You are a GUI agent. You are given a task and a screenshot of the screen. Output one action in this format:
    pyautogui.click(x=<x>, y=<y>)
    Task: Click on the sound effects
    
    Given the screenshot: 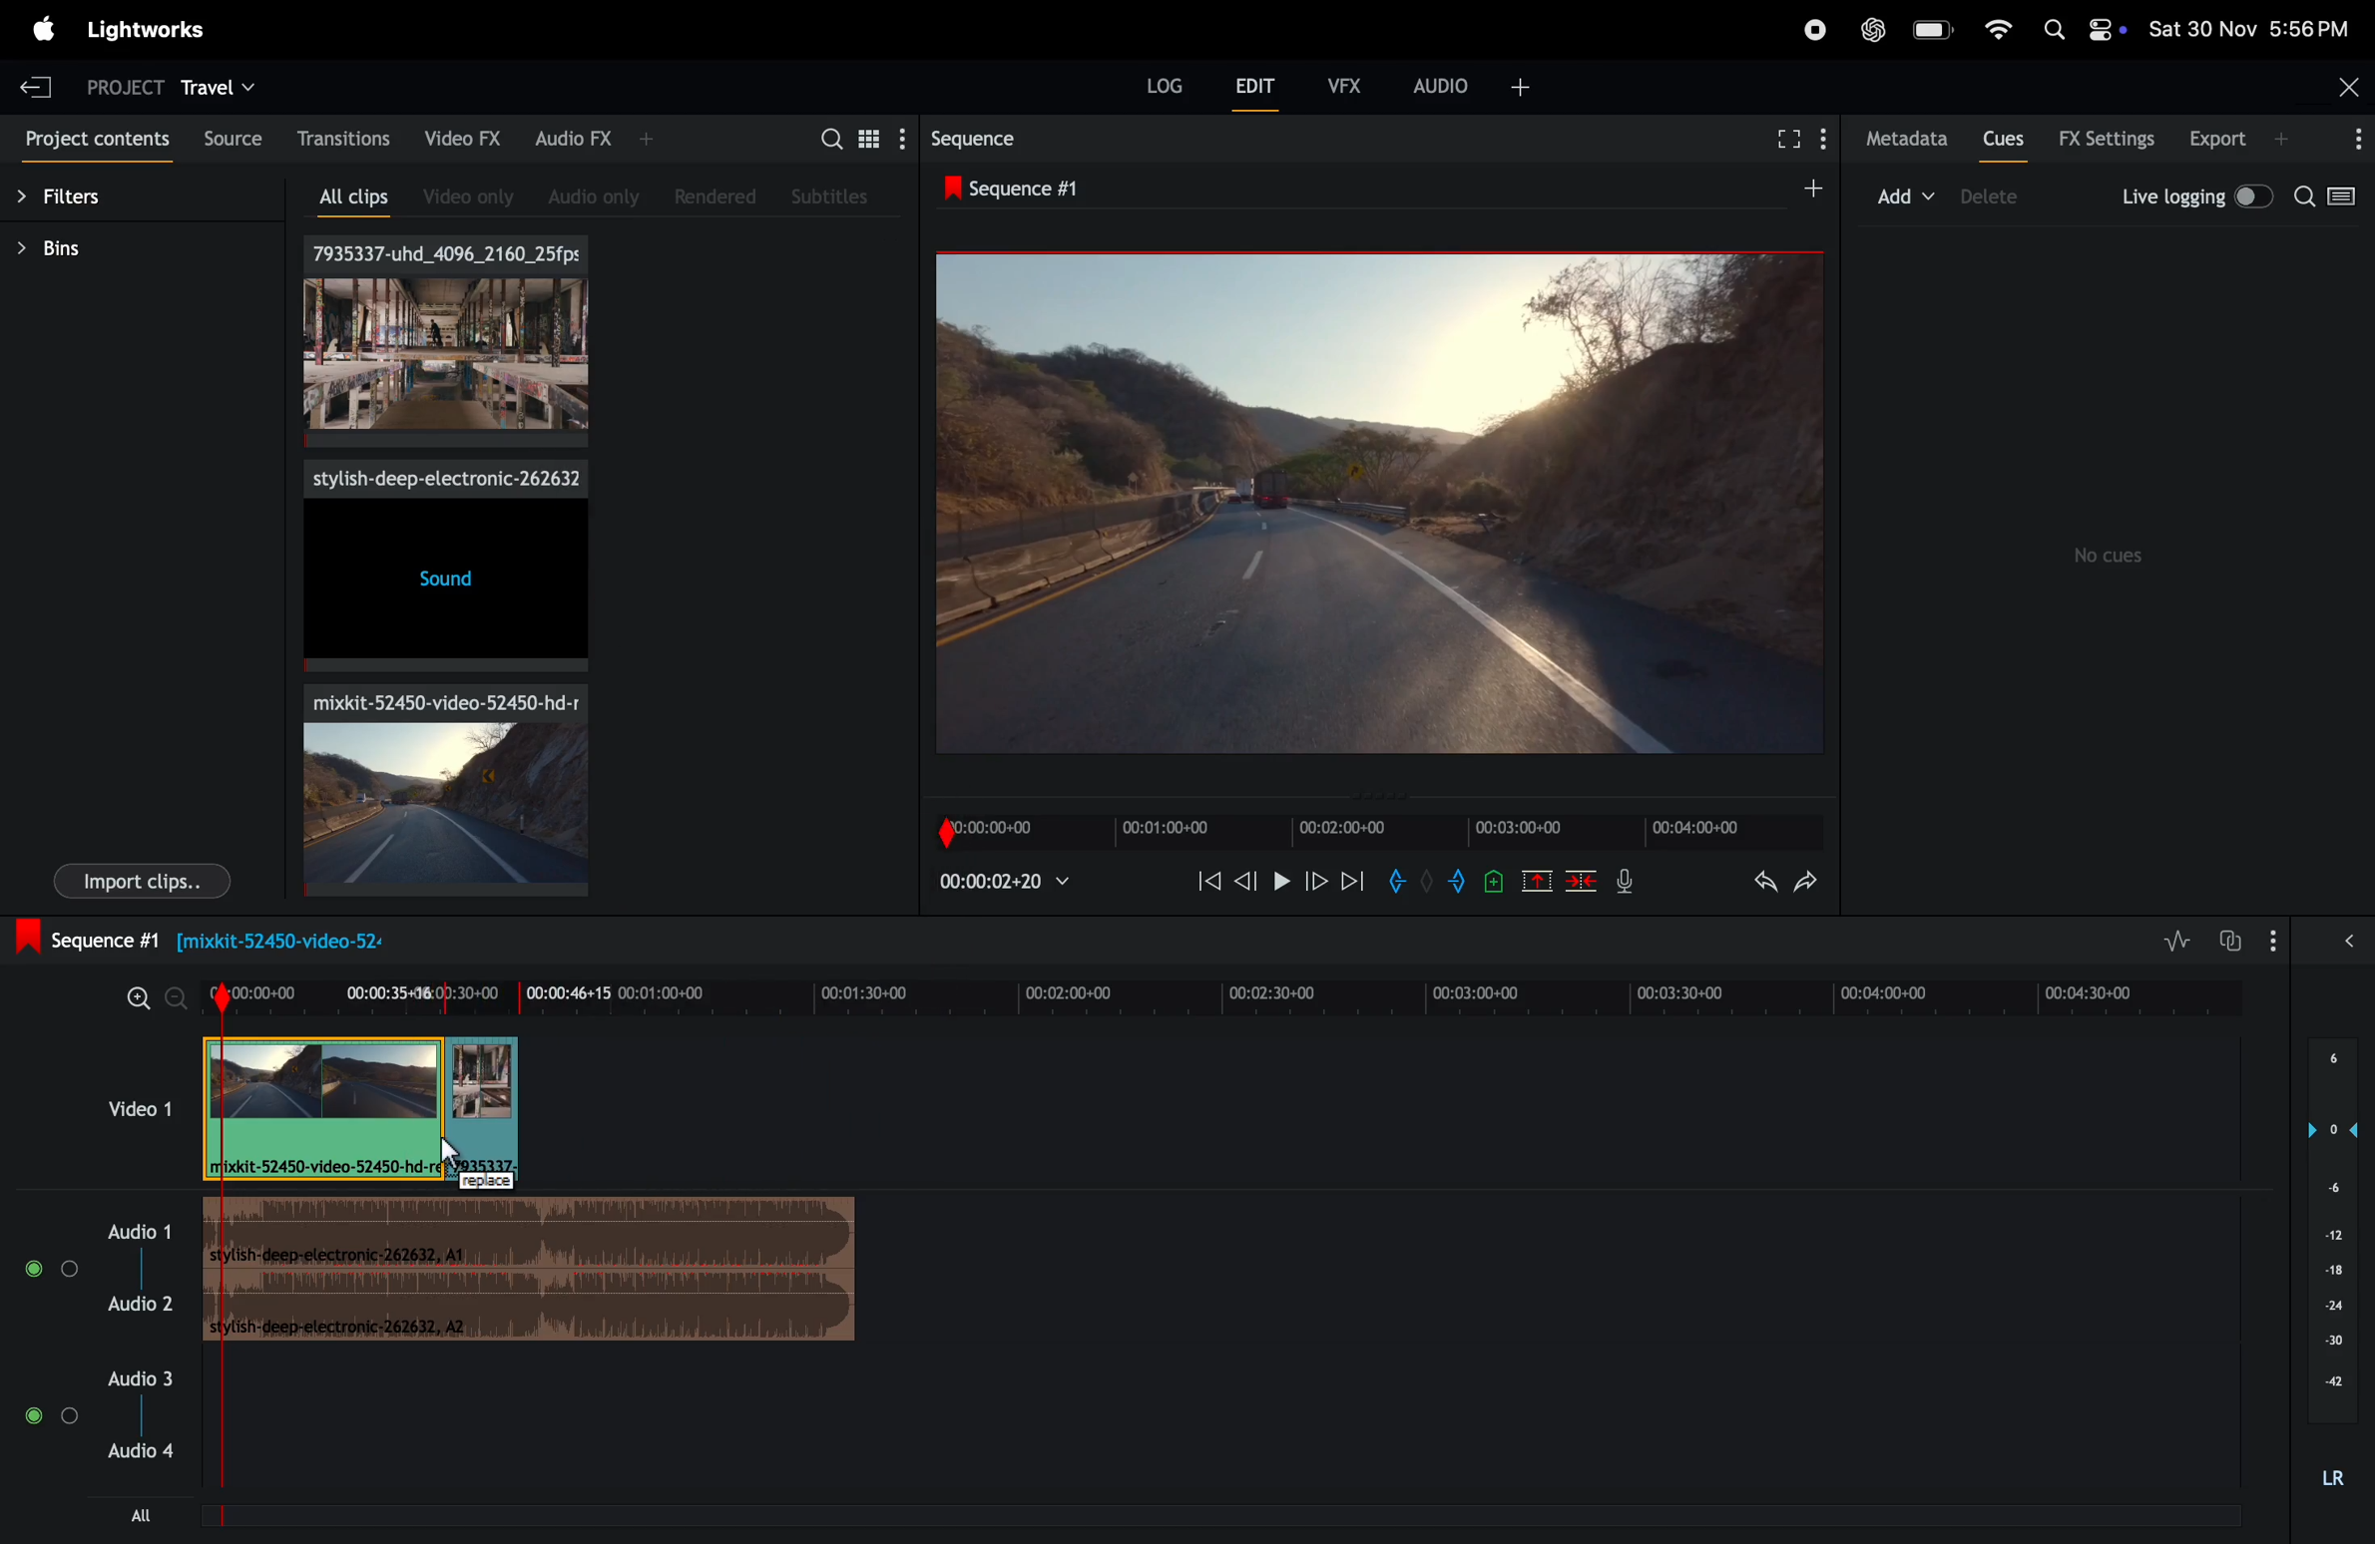 What is the action you would take?
    pyautogui.click(x=443, y=566)
    